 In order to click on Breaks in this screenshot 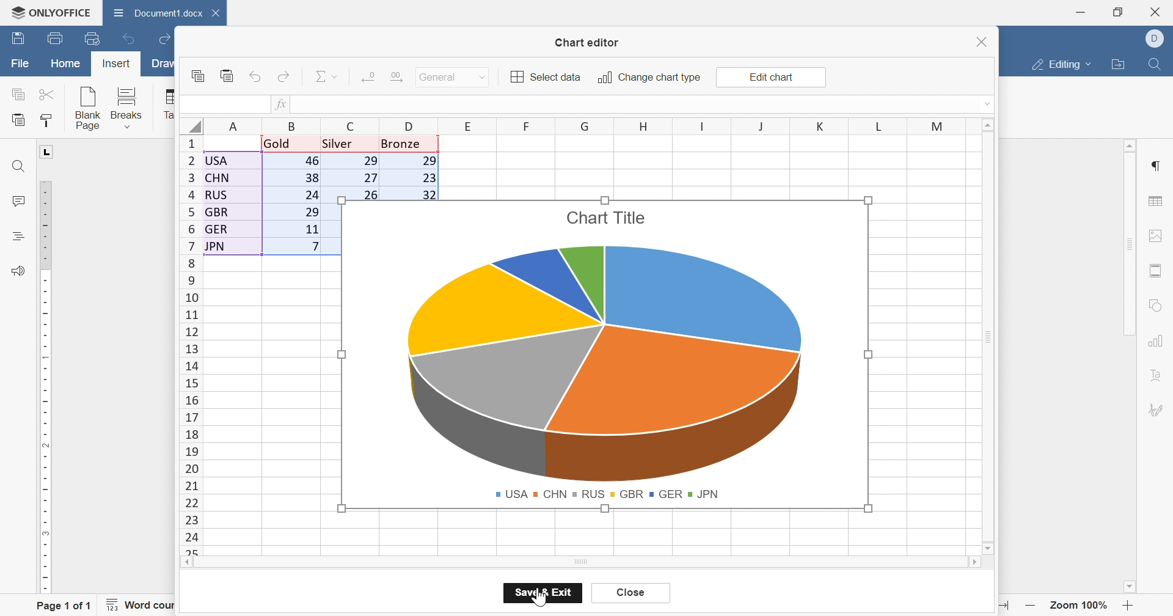, I will do `click(127, 107)`.